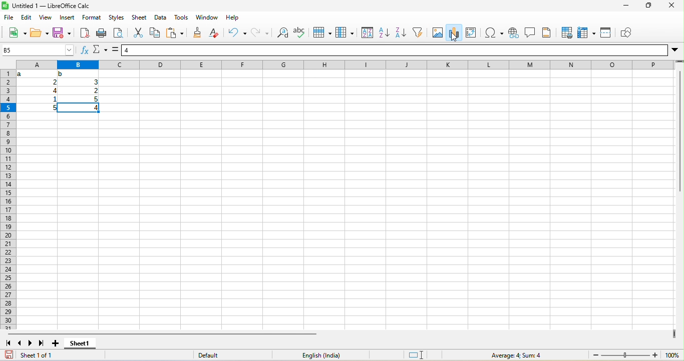  What do you see at coordinates (95, 82) in the screenshot?
I see `3` at bounding box center [95, 82].